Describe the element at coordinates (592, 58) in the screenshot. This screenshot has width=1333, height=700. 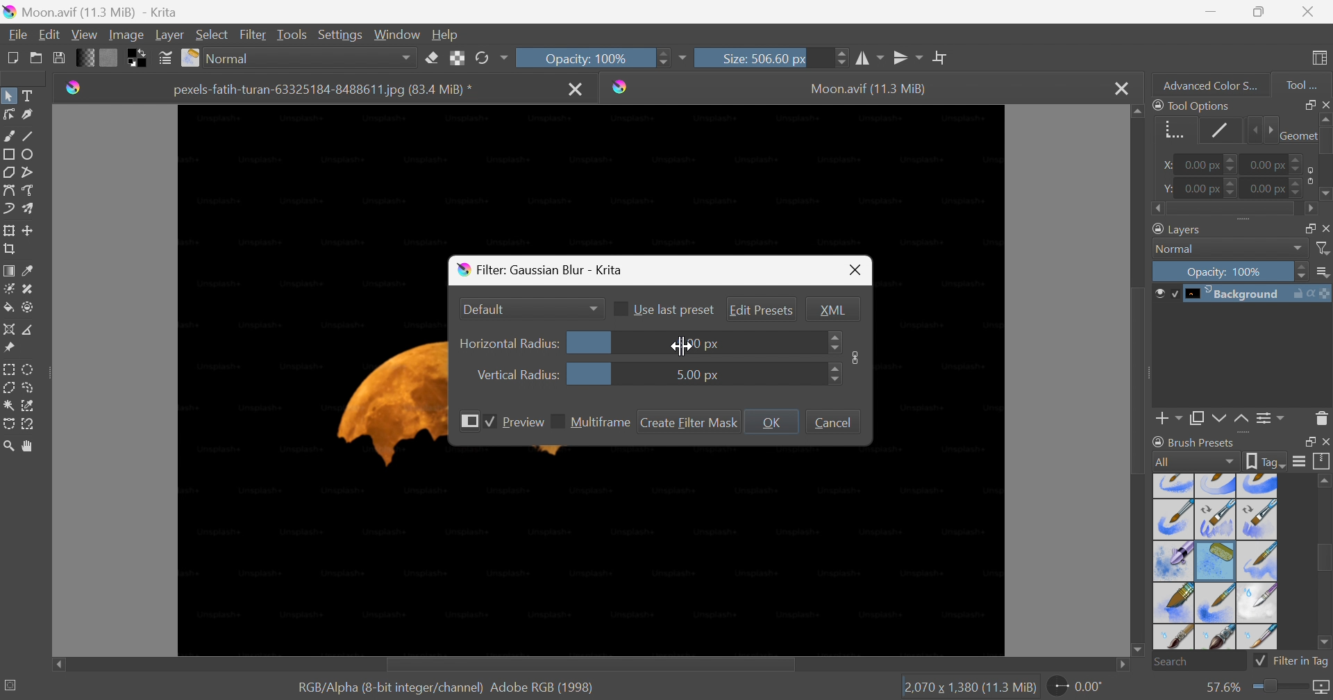
I see `Opacity: 100%` at that location.